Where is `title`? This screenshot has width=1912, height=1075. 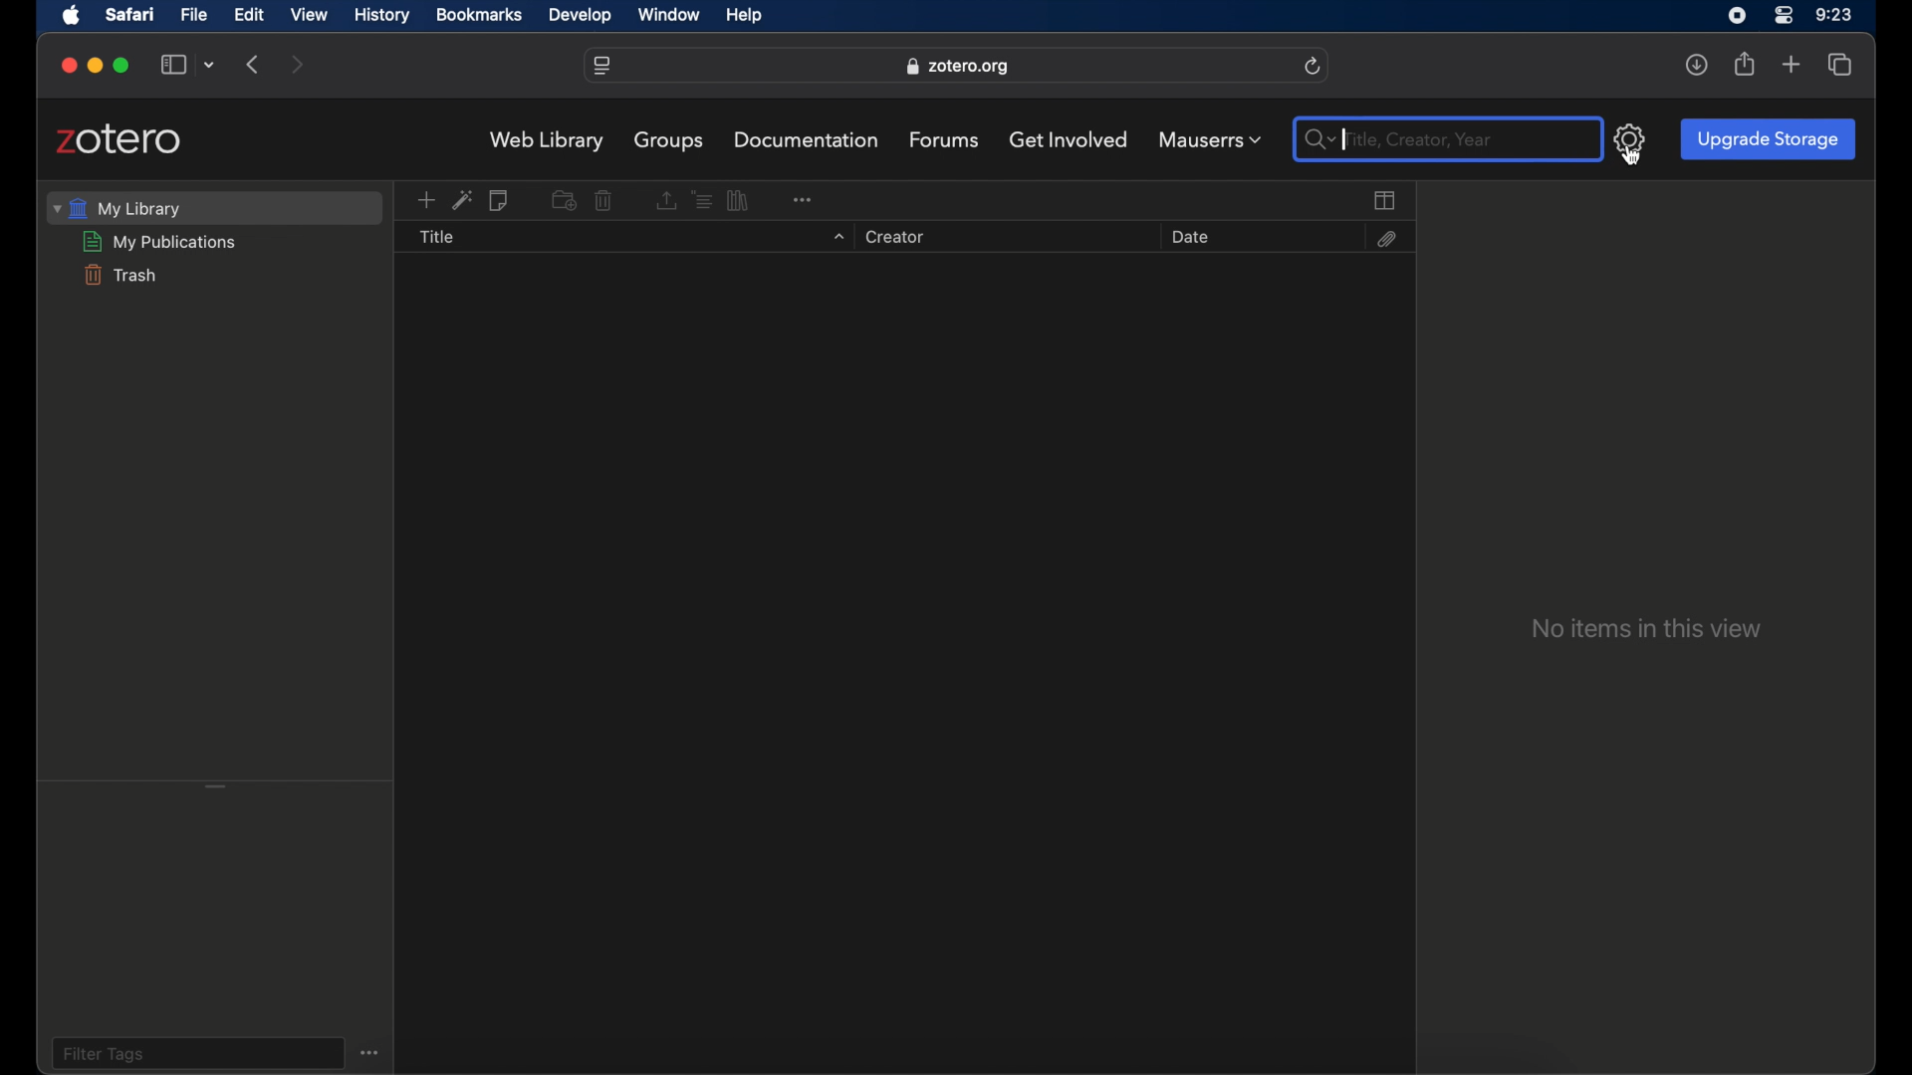 title is located at coordinates (437, 238).